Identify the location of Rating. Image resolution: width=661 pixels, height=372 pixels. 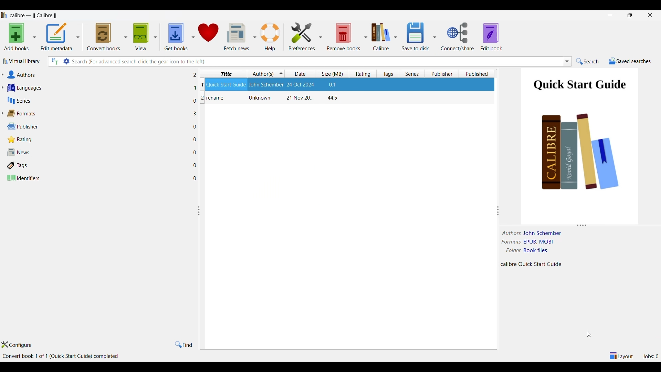
(99, 140).